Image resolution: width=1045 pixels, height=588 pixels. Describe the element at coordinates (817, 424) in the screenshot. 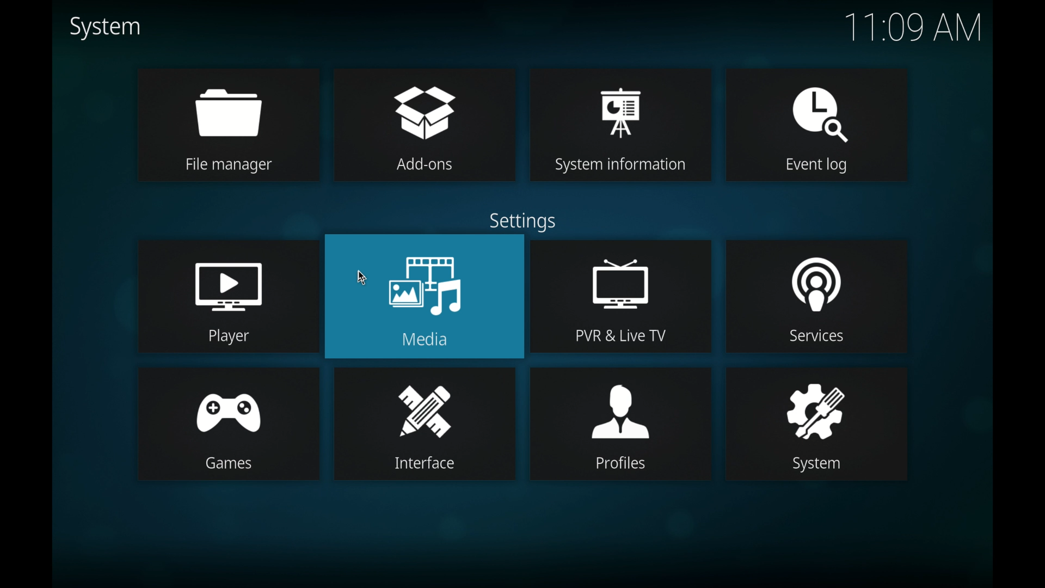

I see `system` at that location.